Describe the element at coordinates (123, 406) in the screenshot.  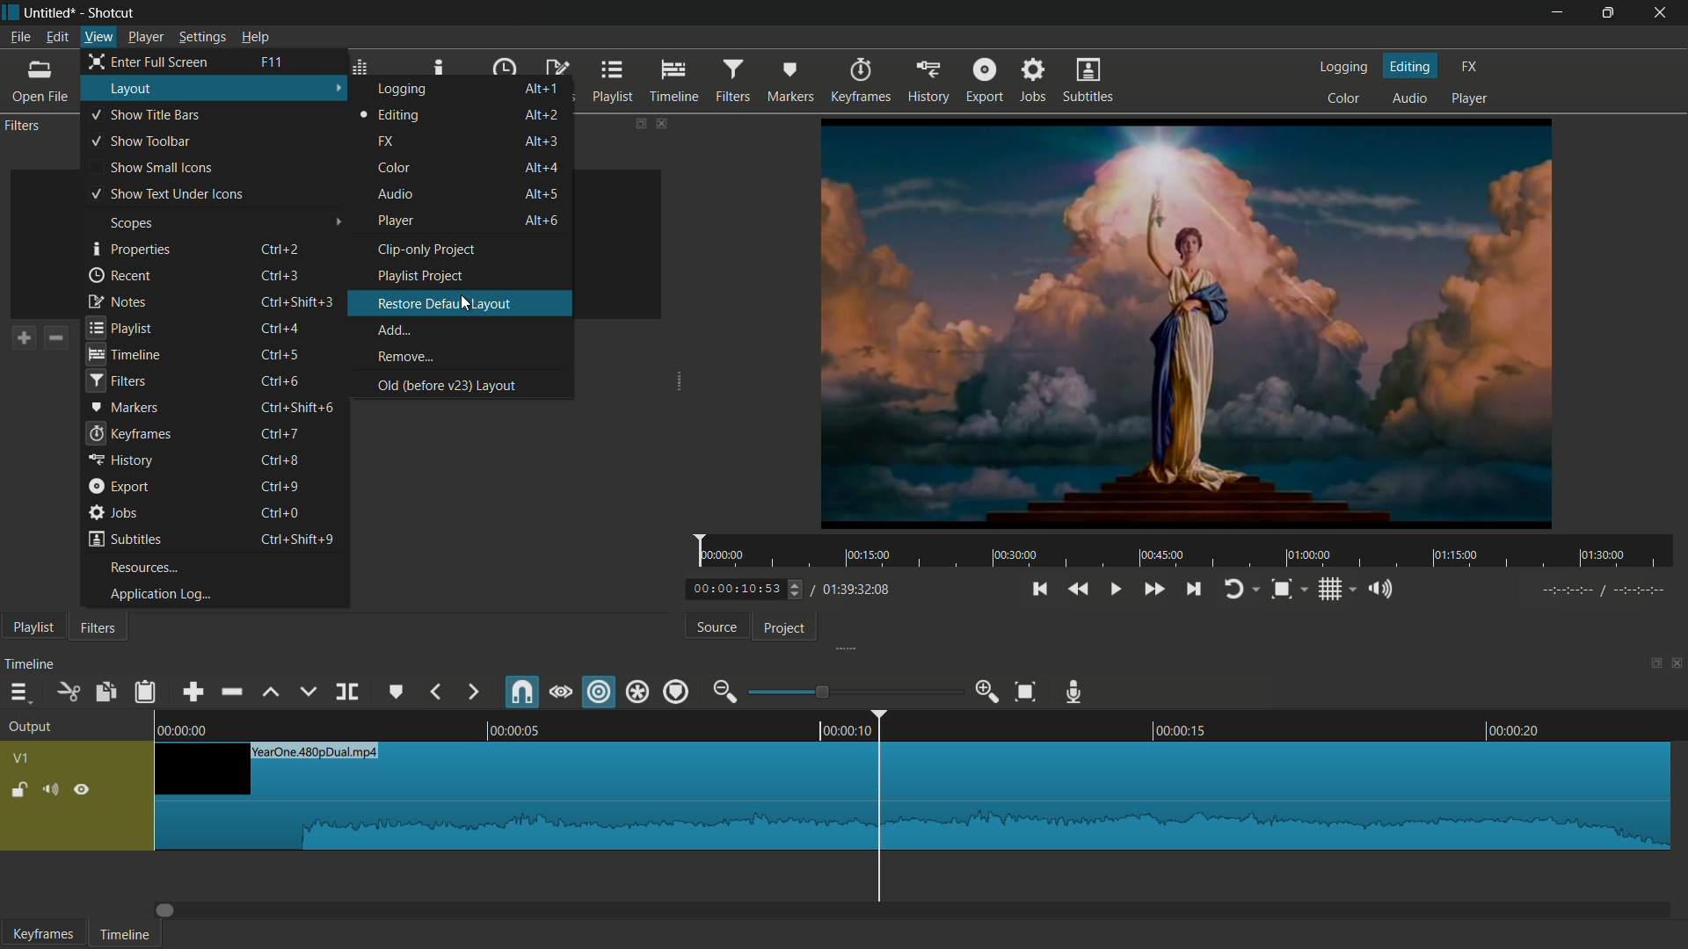
I see `markers` at that location.